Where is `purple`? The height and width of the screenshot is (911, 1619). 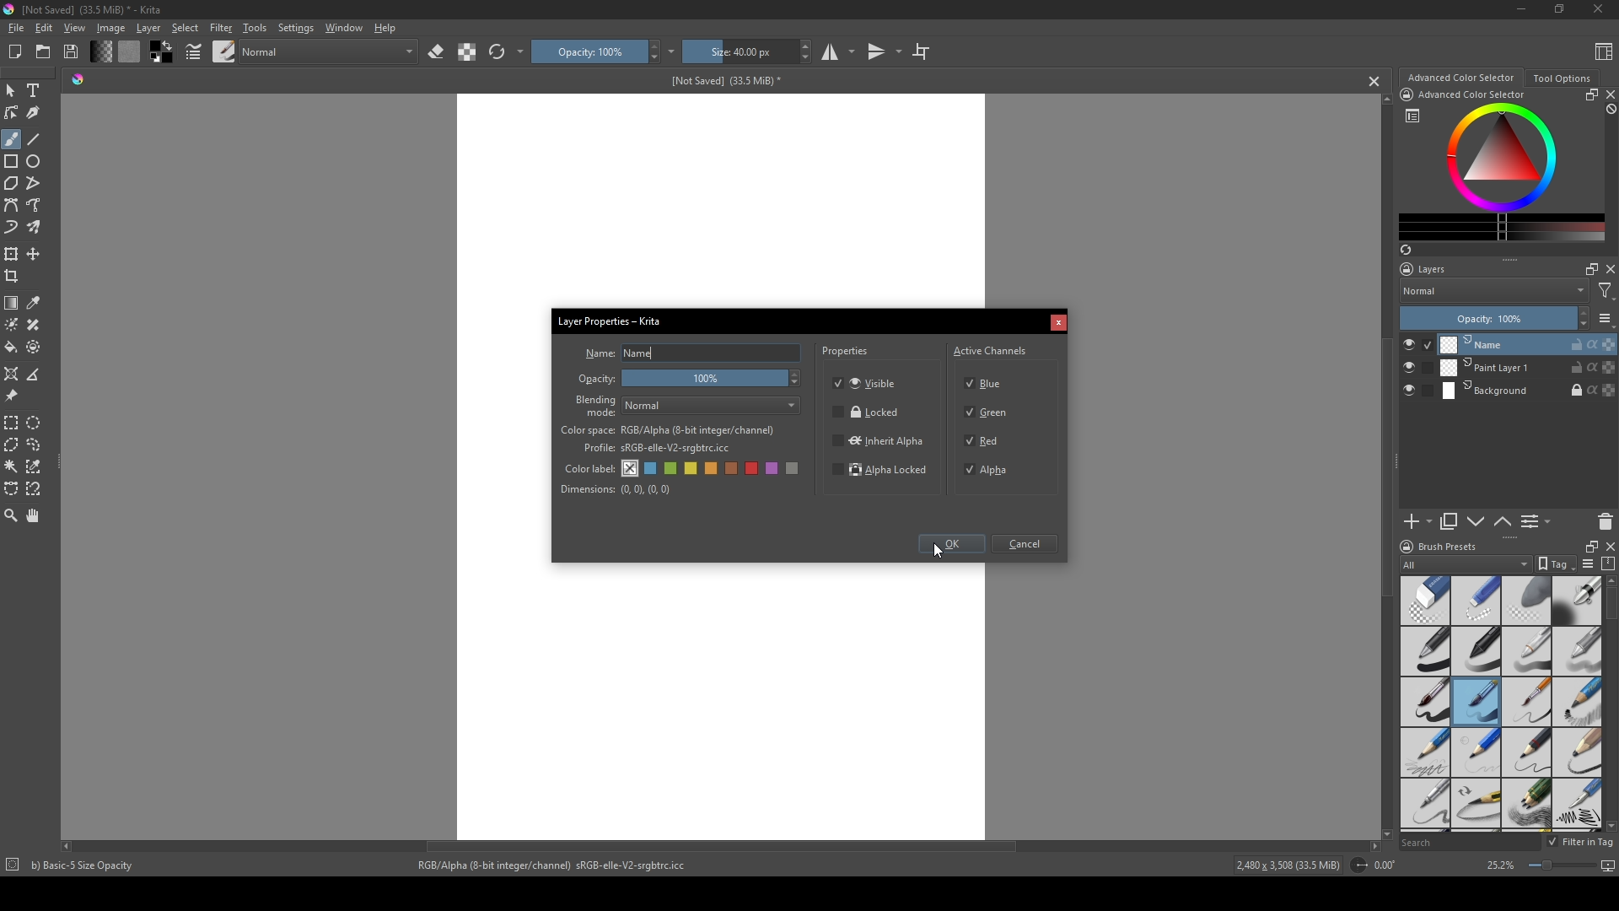
purple is located at coordinates (775, 469).